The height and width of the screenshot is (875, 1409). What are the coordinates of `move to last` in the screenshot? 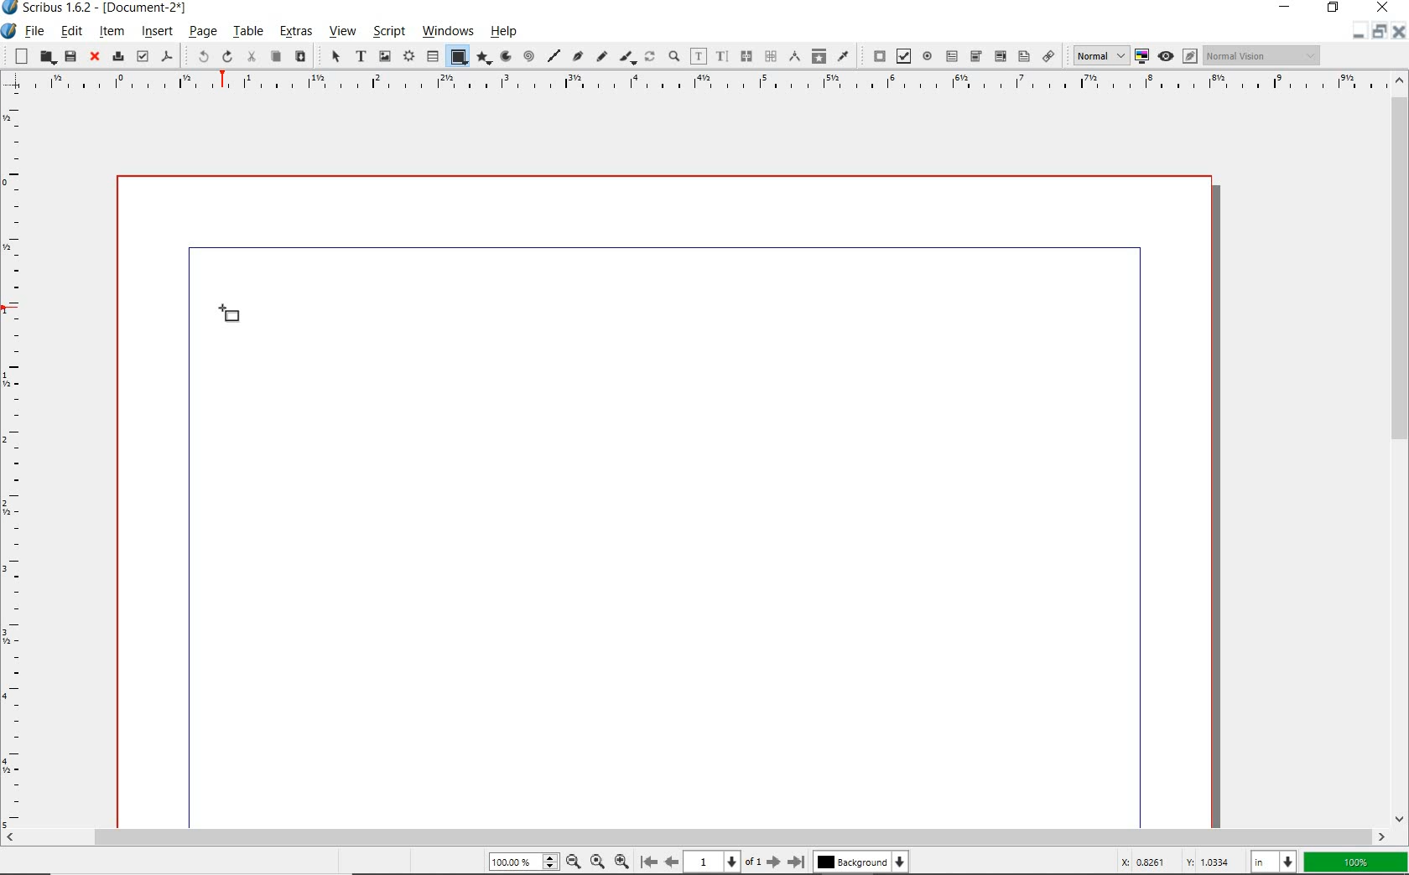 It's located at (799, 859).